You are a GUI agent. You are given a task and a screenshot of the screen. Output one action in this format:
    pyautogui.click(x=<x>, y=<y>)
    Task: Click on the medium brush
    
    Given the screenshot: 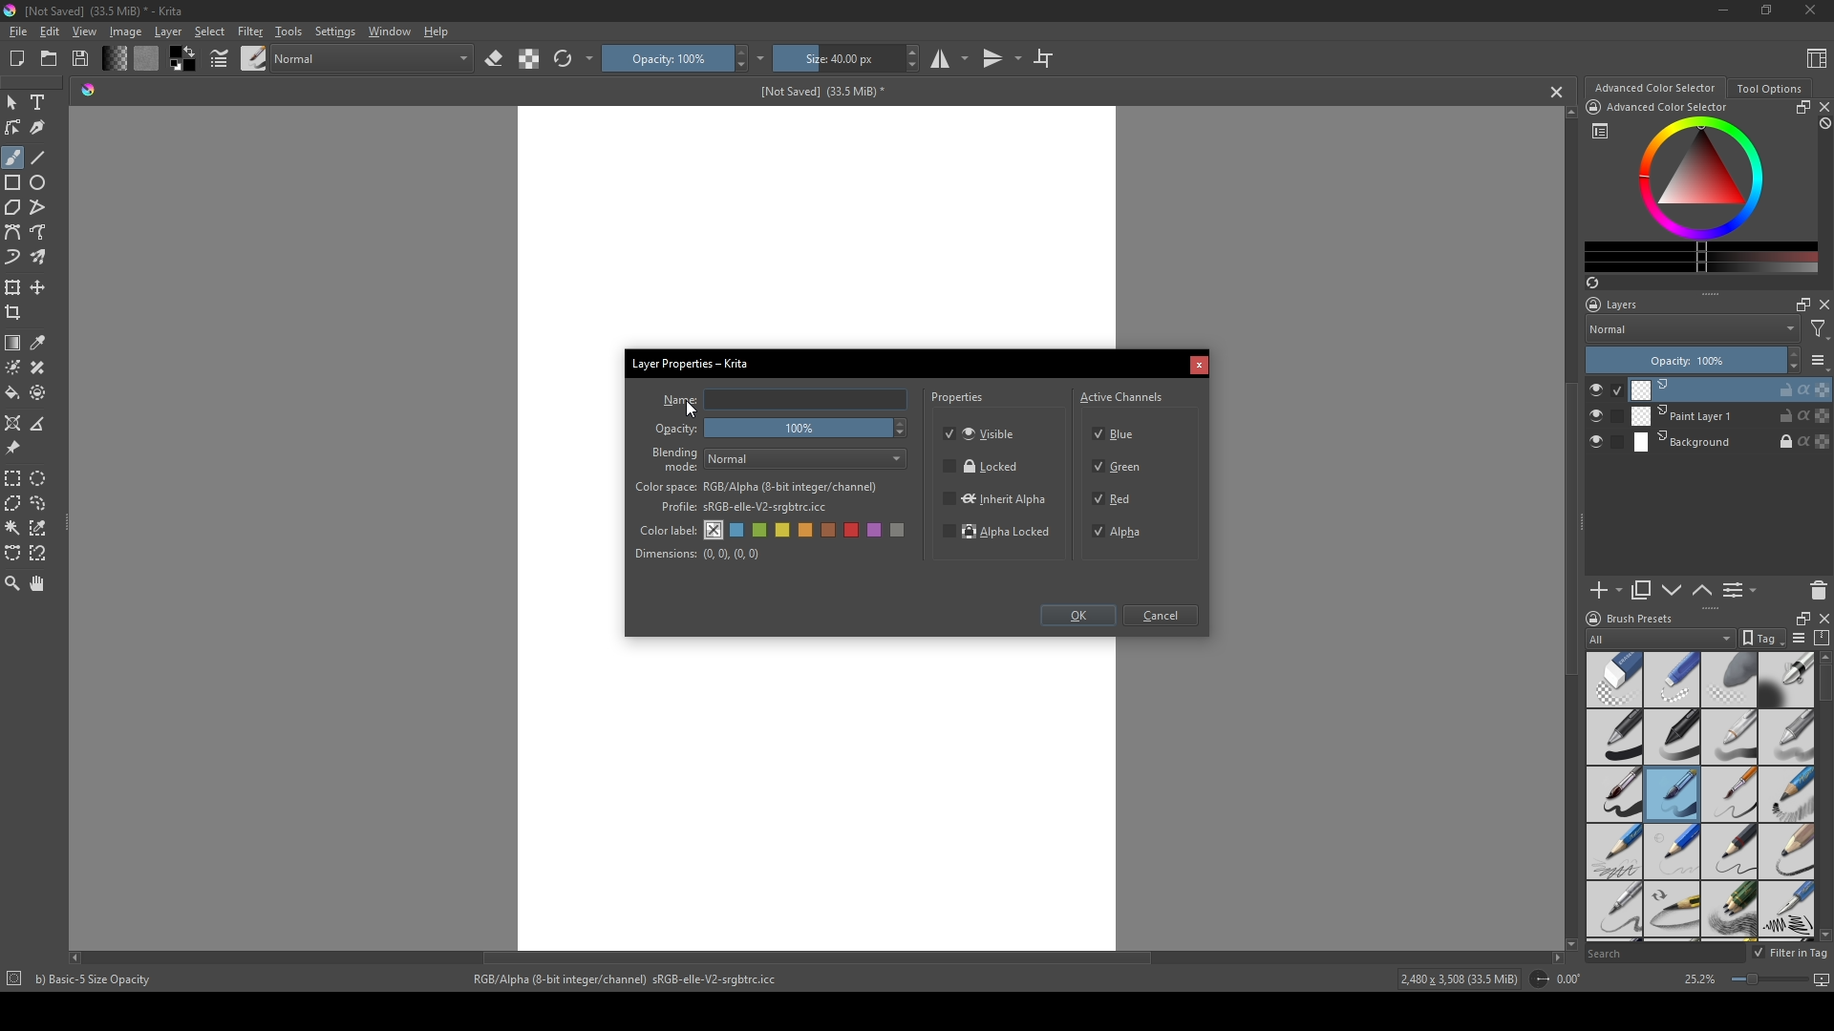 What is the action you would take?
    pyautogui.click(x=1672, y=794)
    